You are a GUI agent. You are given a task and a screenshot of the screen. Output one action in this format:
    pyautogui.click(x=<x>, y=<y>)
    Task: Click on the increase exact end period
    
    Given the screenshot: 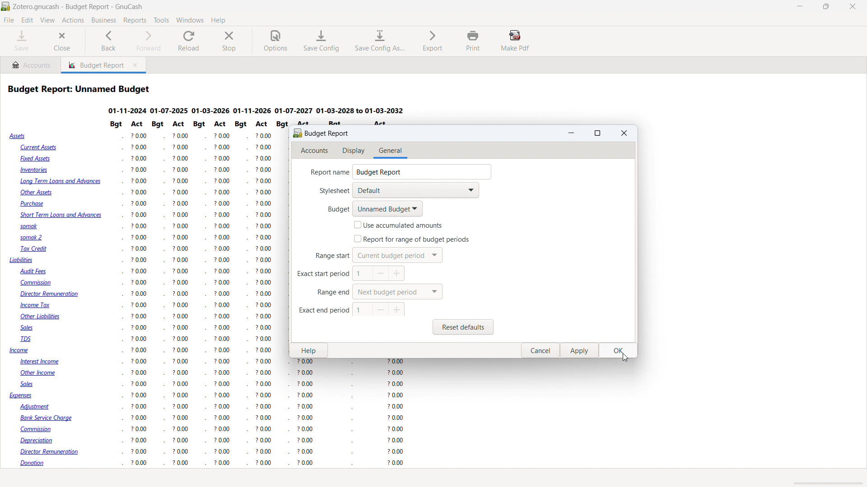 What is the action you would take?
    pyautogui.click(x=396, y=310)
    